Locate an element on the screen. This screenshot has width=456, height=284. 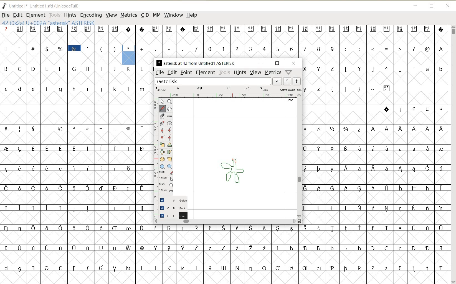
TOOLS is located at coordinates (224, 73).